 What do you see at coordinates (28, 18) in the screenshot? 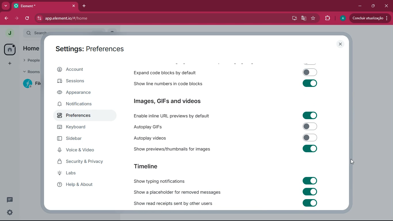
I see `refresh` at bounding box center [28, 18].